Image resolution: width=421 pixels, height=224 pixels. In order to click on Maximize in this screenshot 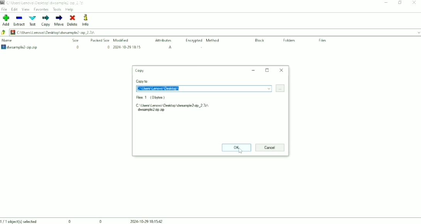, I will do `click(268, 70)`.